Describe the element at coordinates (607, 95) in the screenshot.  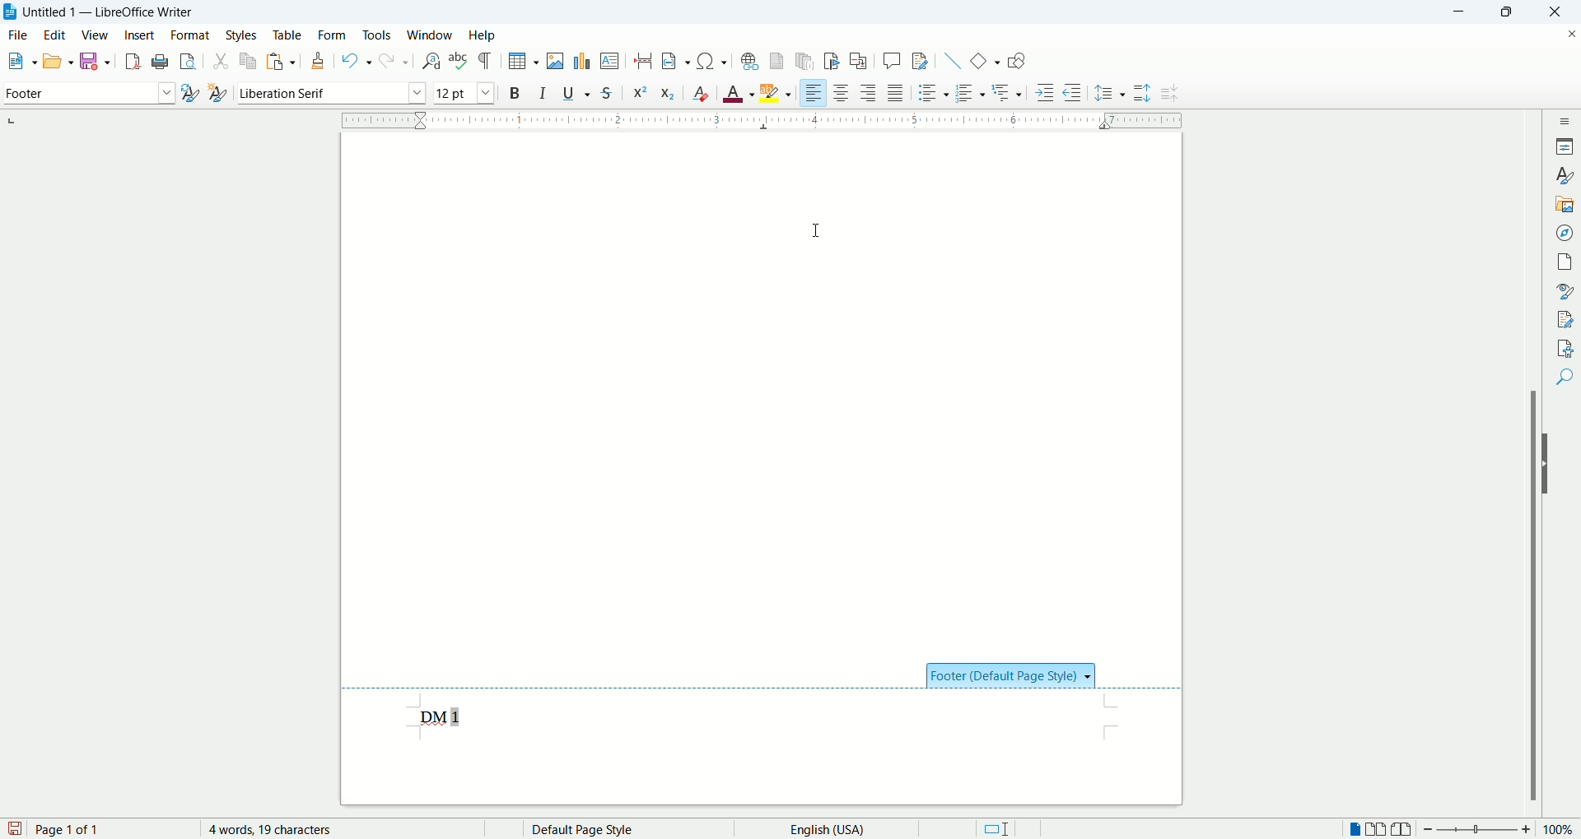
I see `strikethrough` at that location.